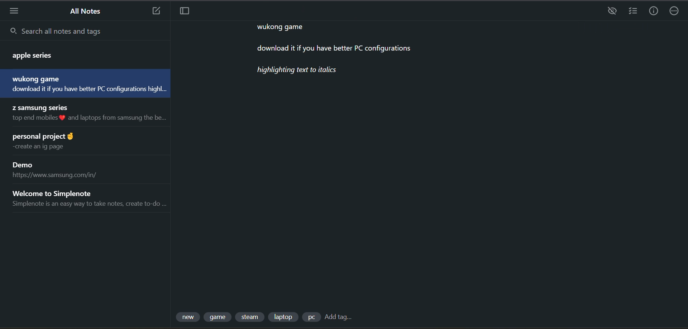 This screenshot has width=688, height=329. What do you see at coordinates (283, 316) in the screenshot?
I see `tag 4` at bounding box center [283, 316].